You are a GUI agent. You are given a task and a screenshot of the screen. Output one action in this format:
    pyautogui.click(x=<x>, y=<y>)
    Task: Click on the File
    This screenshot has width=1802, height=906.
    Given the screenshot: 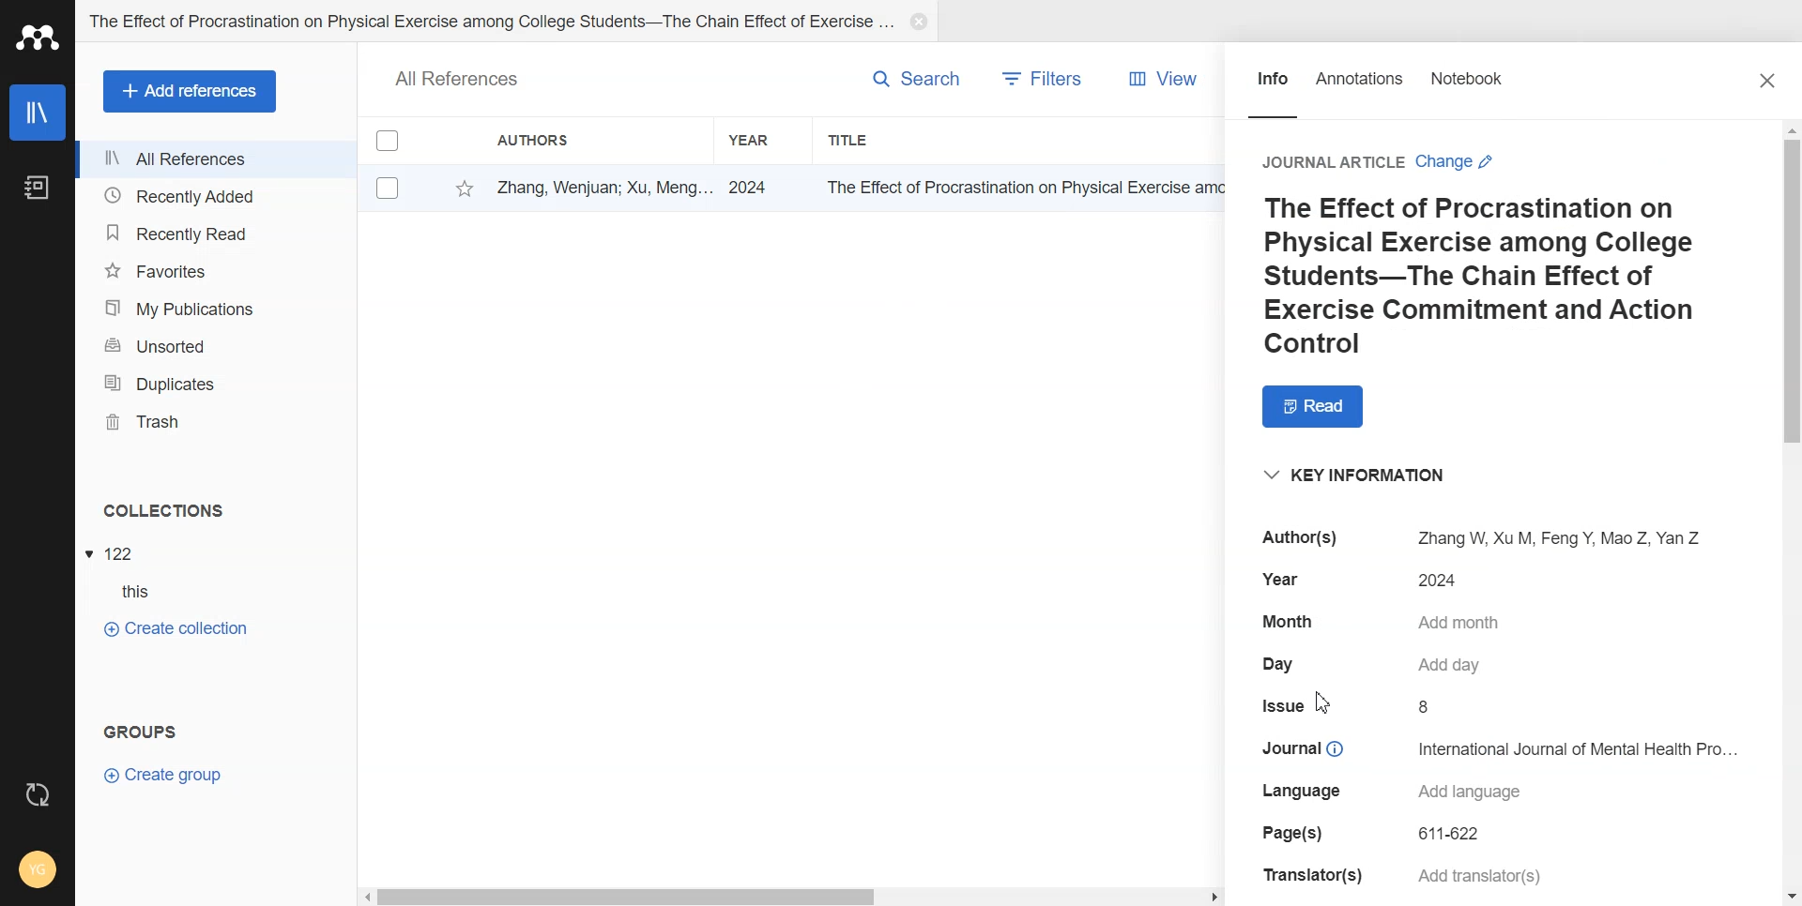 What is the action you would take?
    pyautogui.click(x=115, y=552)
    